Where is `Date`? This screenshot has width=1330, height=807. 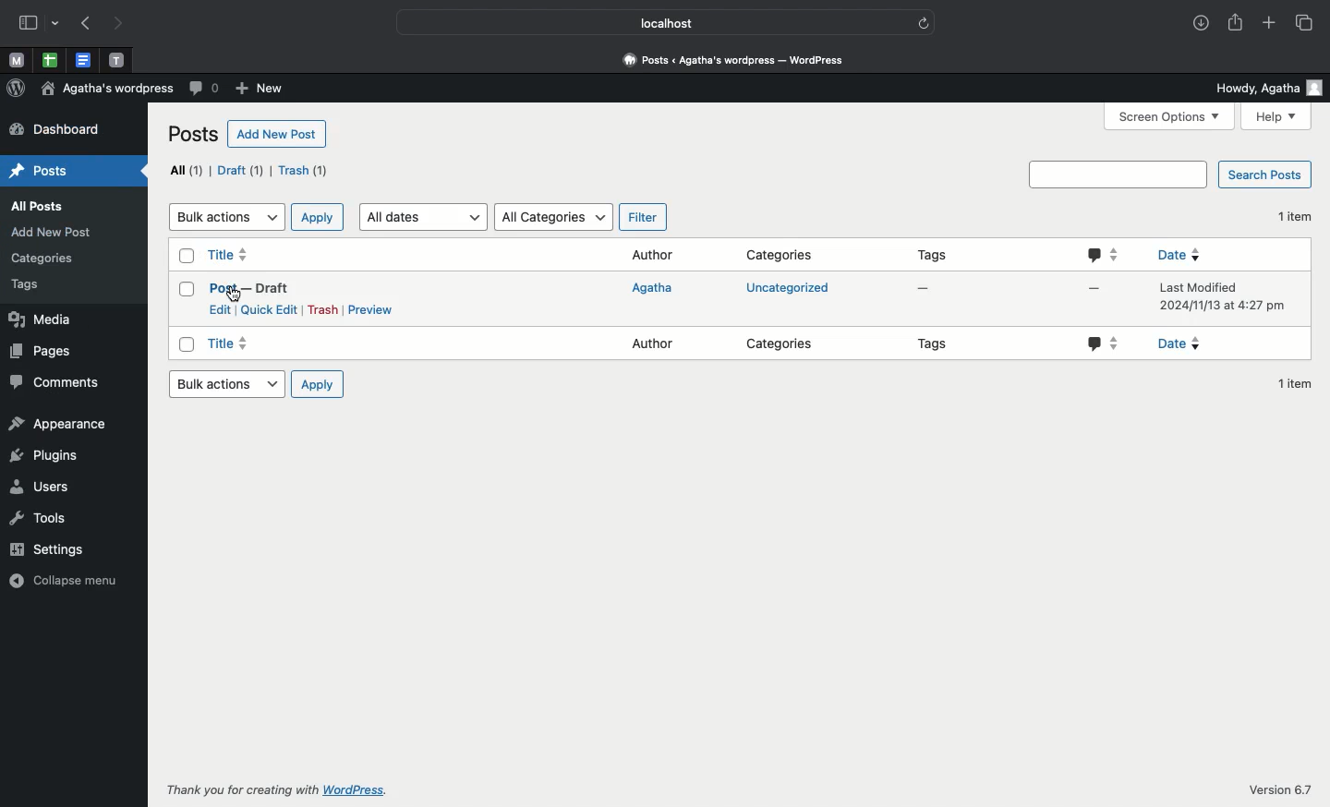 Date is located at coordinates (1184, 344).